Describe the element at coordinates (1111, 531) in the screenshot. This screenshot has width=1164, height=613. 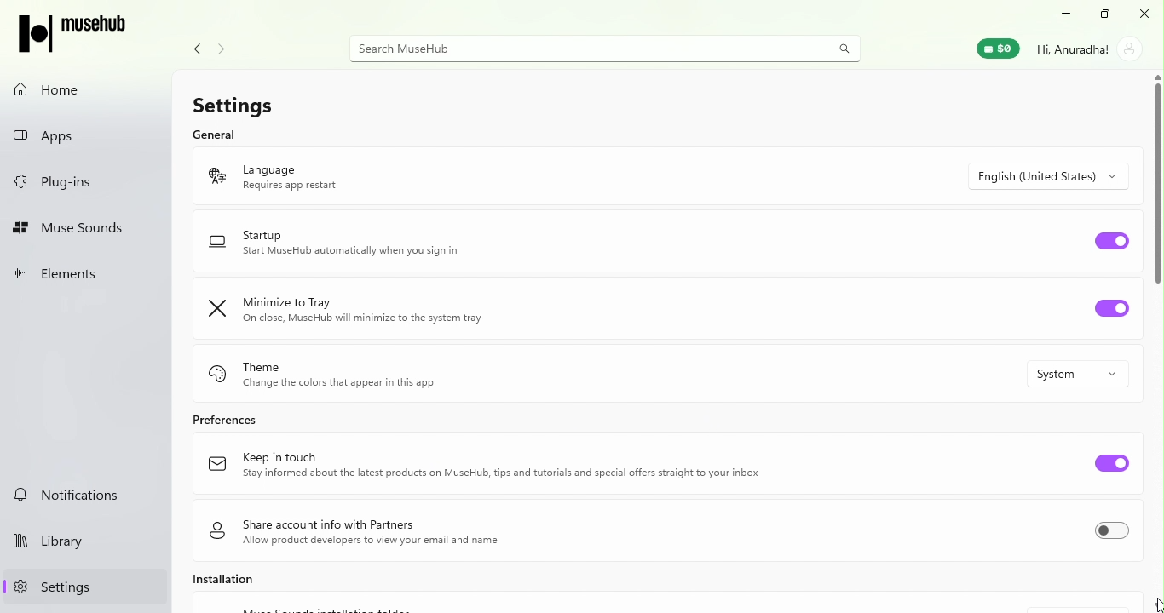
I see `Toggle` at that location.